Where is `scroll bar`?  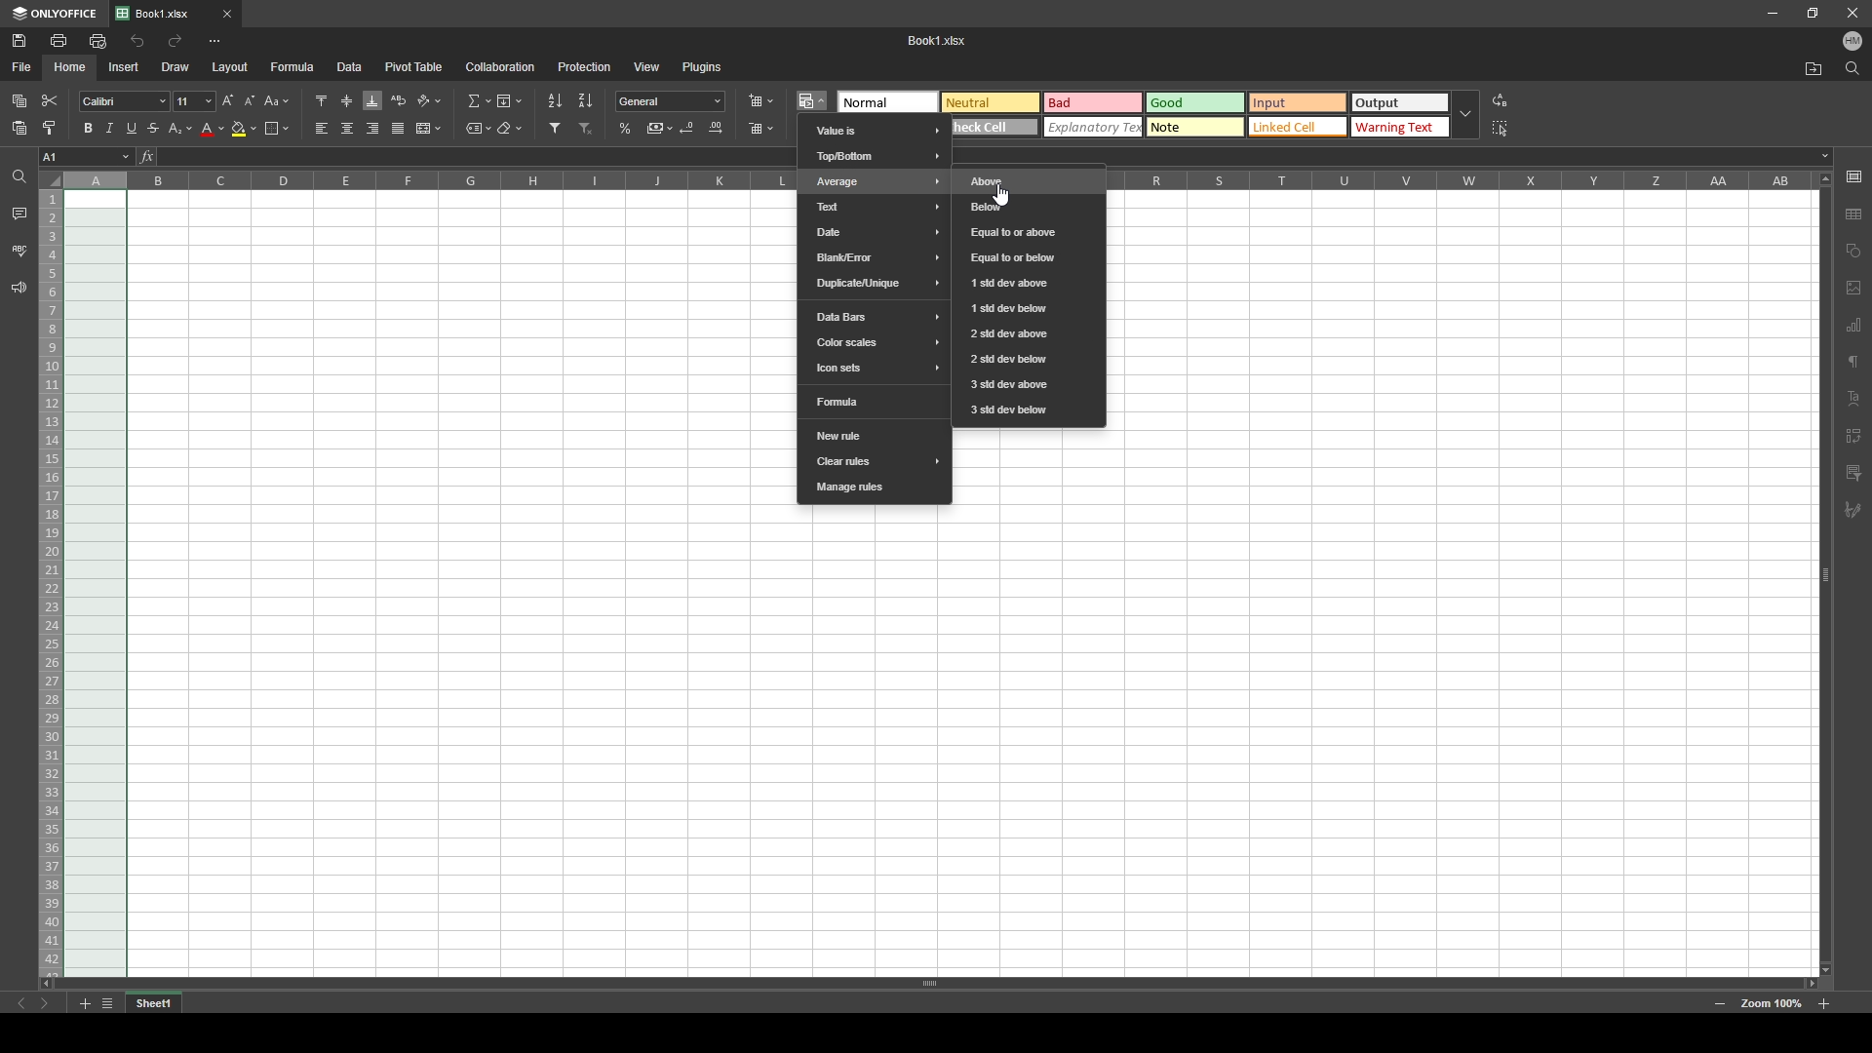 scroll bar is located at coordinates (928, 983).